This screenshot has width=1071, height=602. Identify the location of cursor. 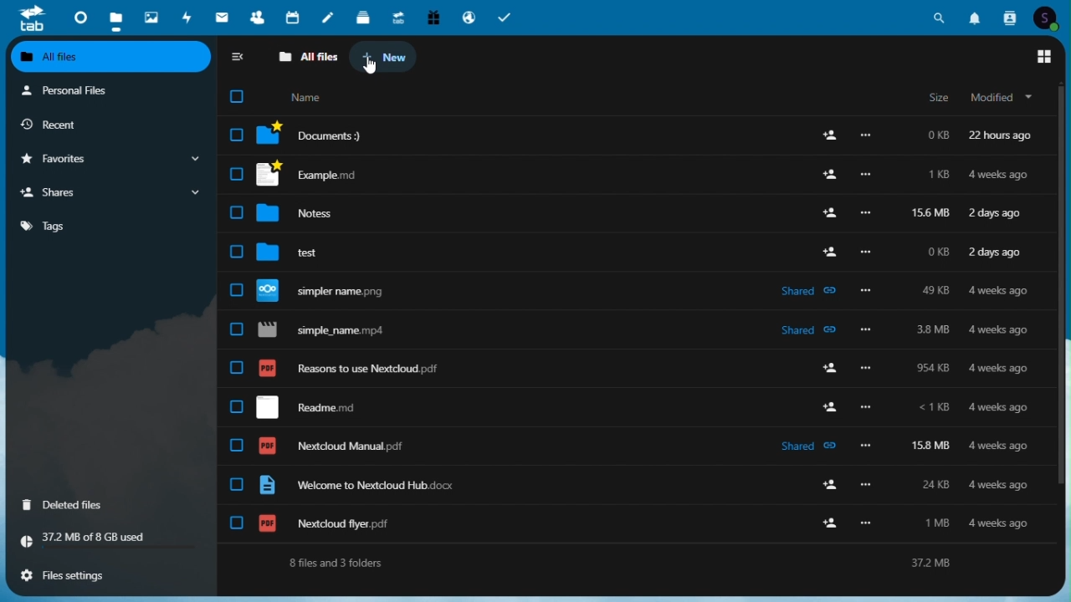
(370, 68).